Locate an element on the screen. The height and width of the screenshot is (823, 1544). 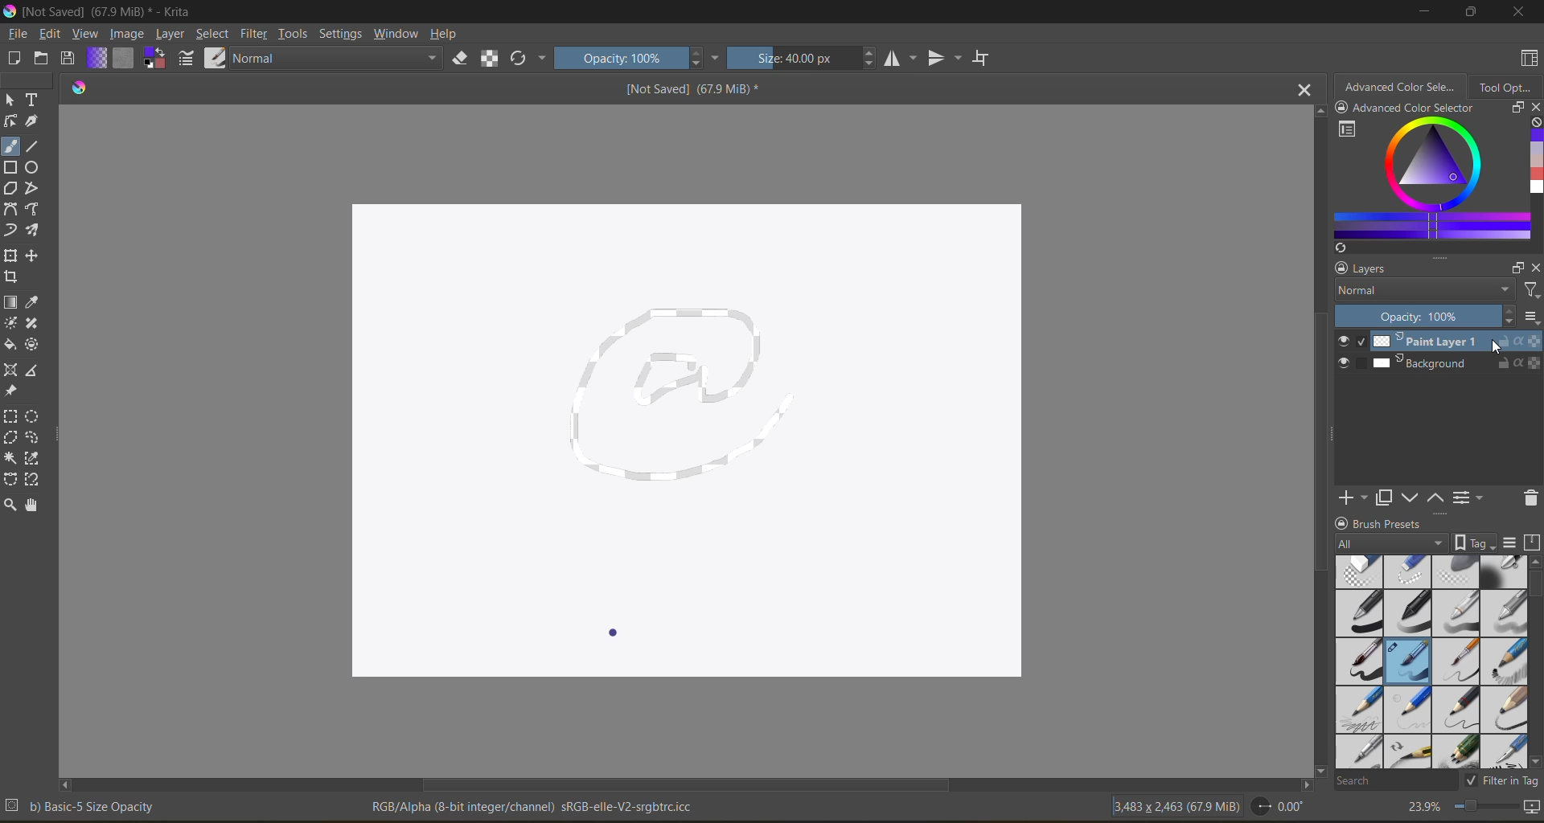
clear all color history is located at coordinates (1534, 123).